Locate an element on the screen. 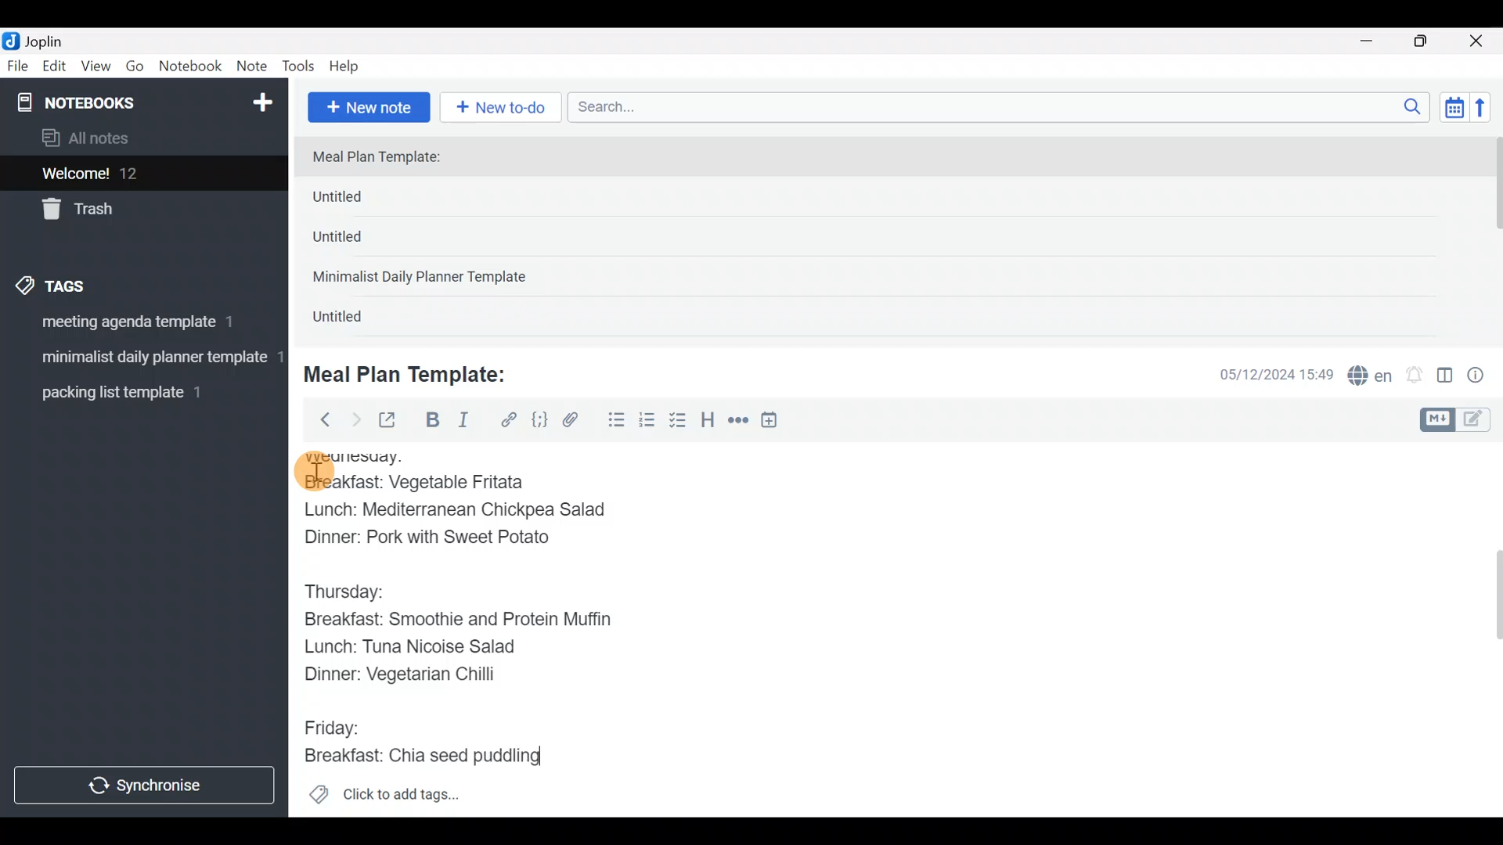 Image resolution: width=1503 pixels, height=845 pixels. Forward is located at coordinates (355, 419).